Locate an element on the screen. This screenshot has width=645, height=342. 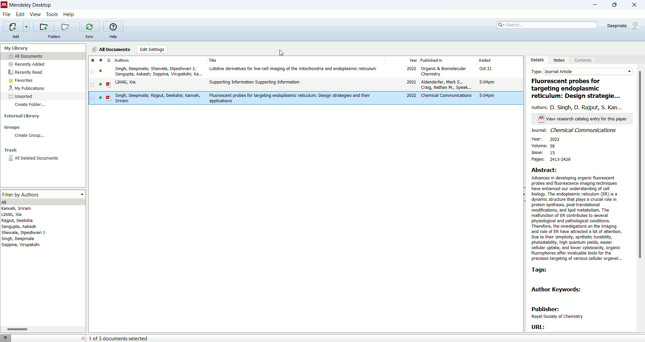
number of document selected is located at coordinates (119, 338).